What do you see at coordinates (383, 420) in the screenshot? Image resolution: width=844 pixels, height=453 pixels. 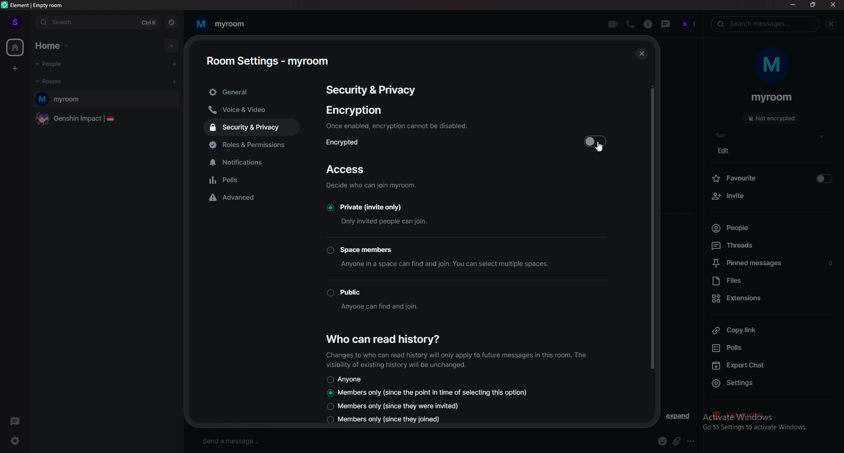 I see ` Members only (since they joined)` at bounding box center [383, 420].